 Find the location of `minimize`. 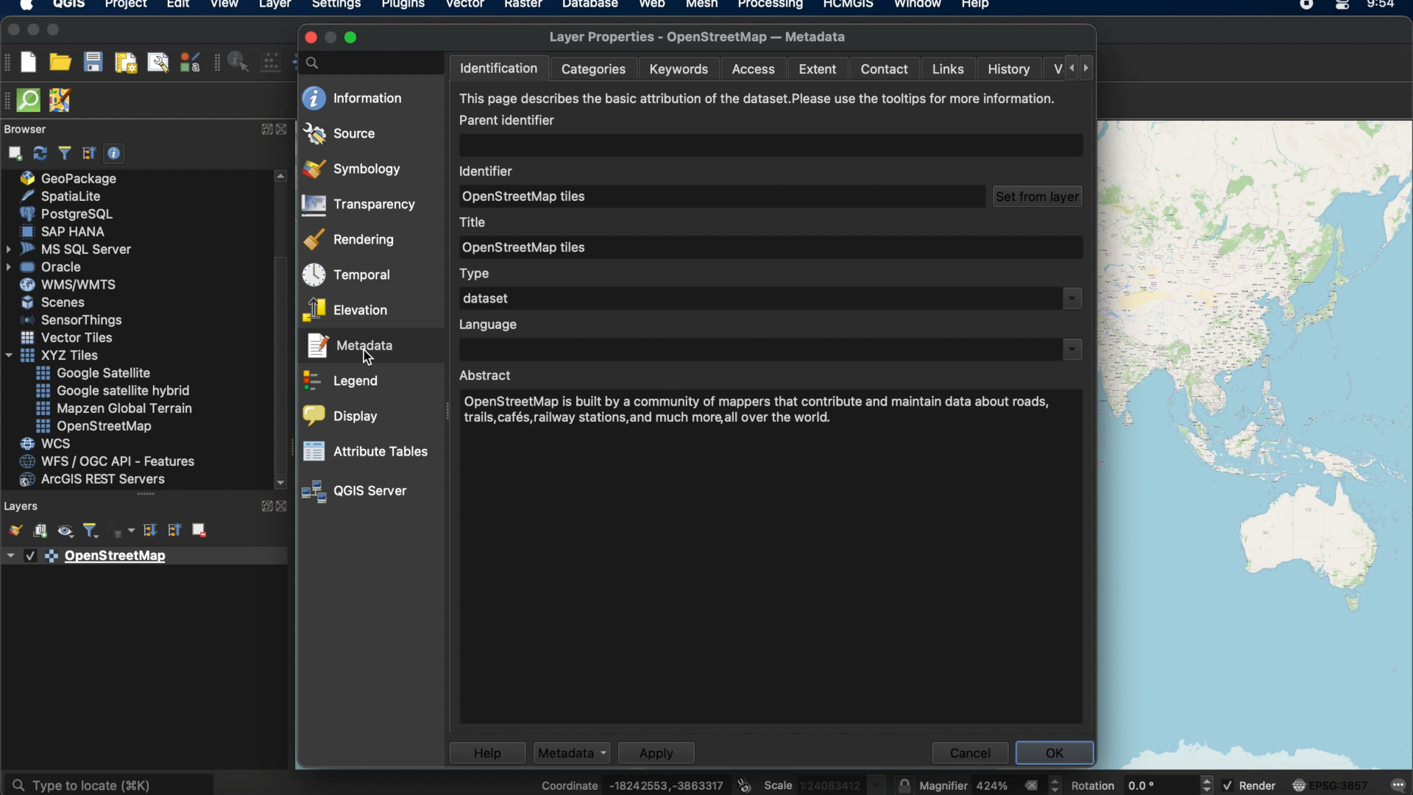

minimize is located at coordinates (32, 29).